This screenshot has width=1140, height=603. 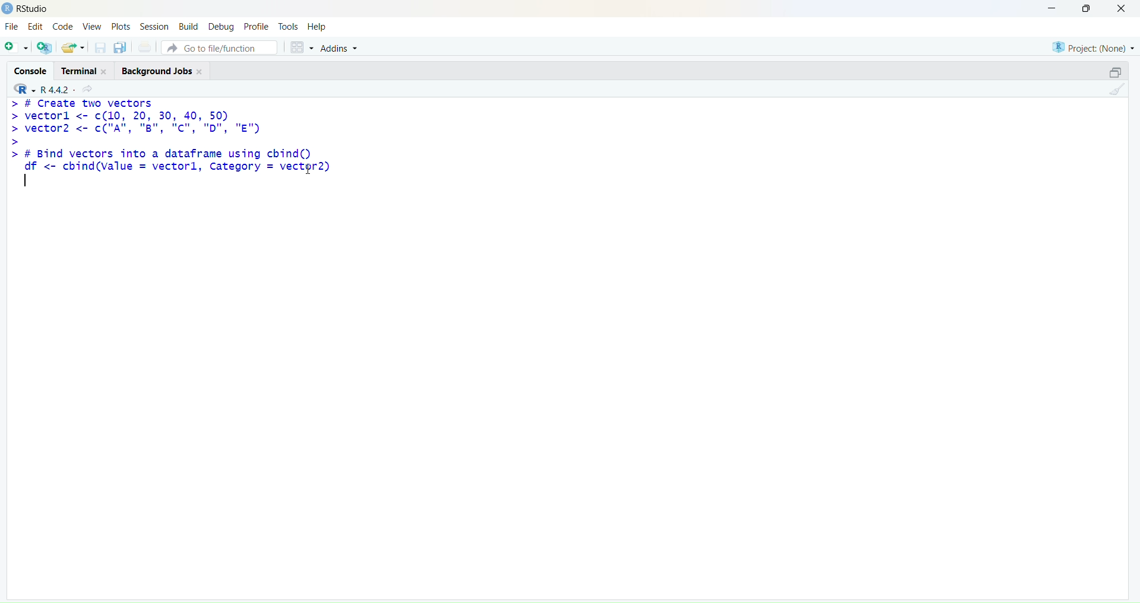 I want to click on File, so click(x=13, y=26).